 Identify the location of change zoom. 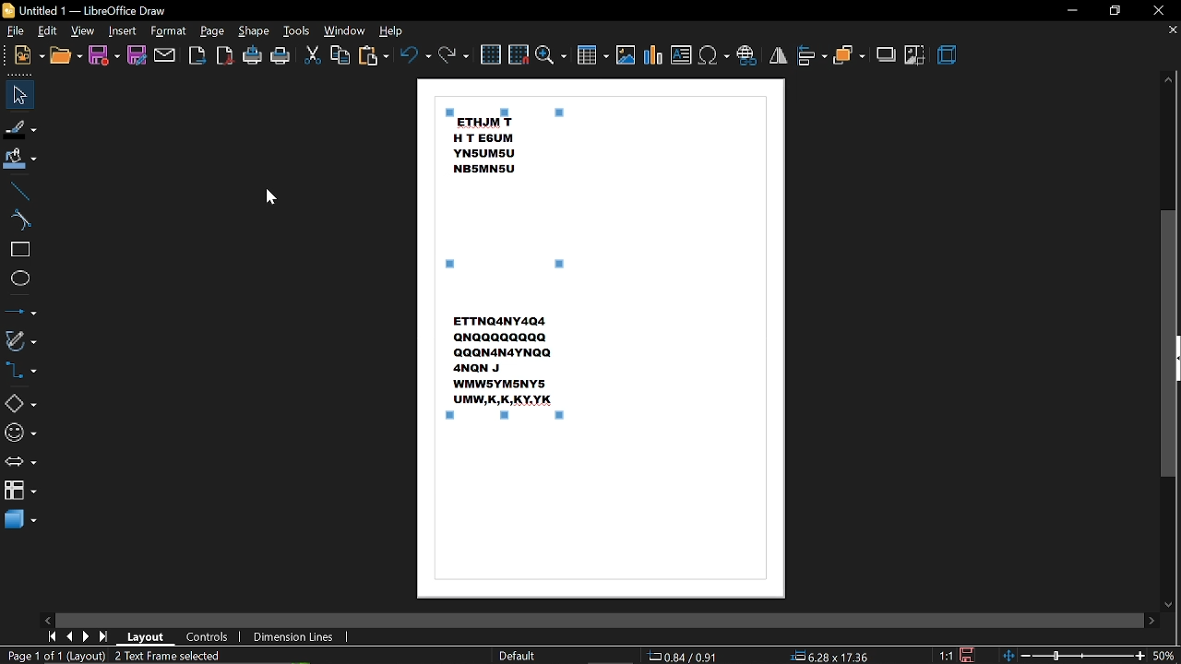
(1074, 657).